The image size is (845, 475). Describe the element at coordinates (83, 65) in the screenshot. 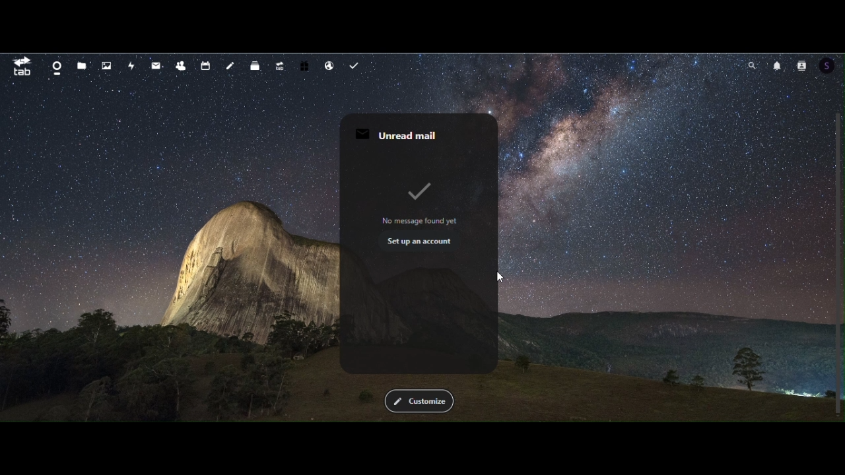

I see `Files` at that location.